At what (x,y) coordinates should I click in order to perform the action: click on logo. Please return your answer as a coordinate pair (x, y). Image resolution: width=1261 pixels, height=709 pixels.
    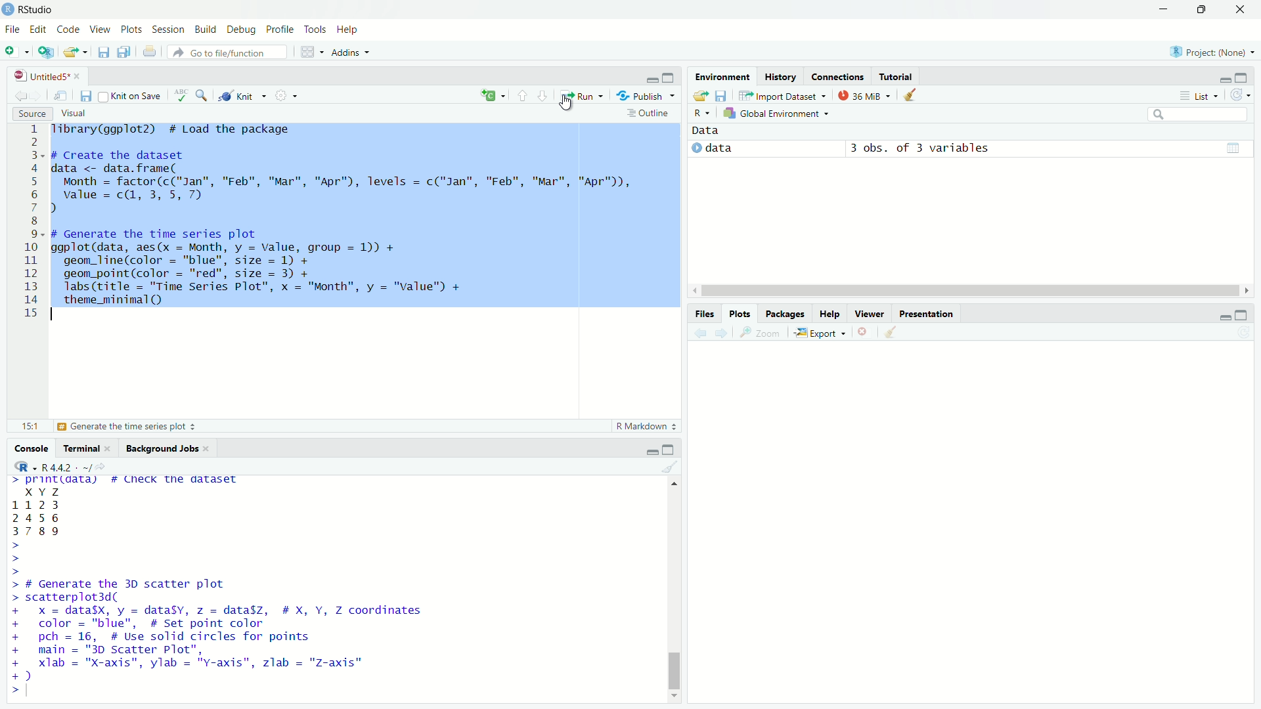
    Looking at the image, I should click on (8, 10).